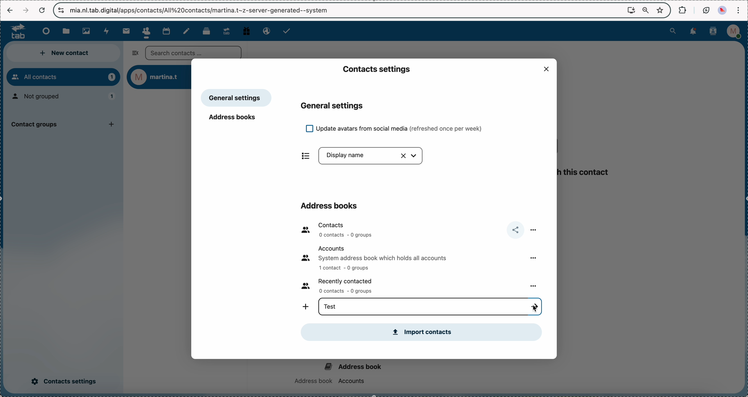 The height and width of the screenshot is (397, 748). I want to click on contacts settings, so click(375, 68).